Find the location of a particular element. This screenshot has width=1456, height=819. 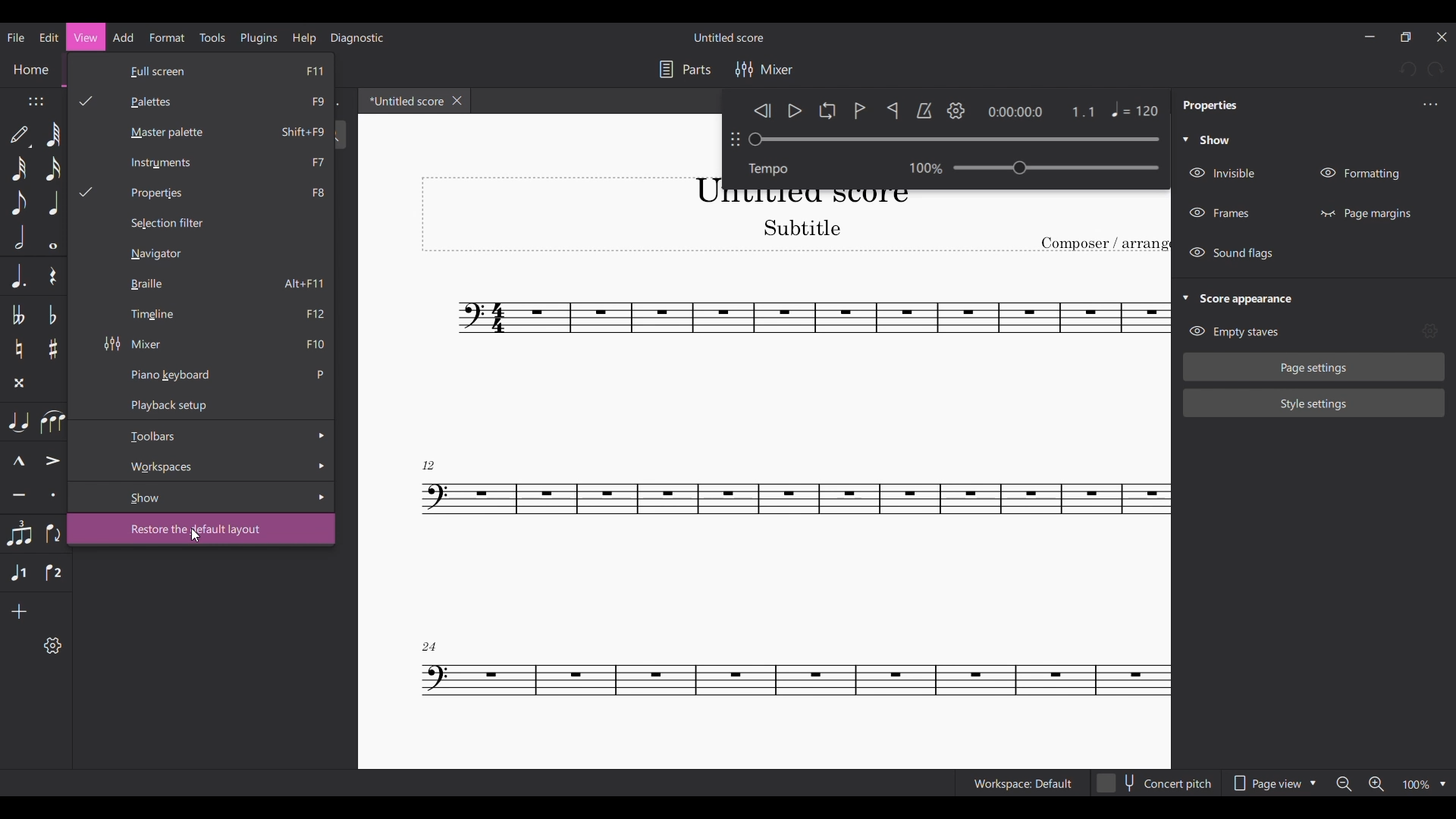

Current composition is located at coordinates (795, 504).